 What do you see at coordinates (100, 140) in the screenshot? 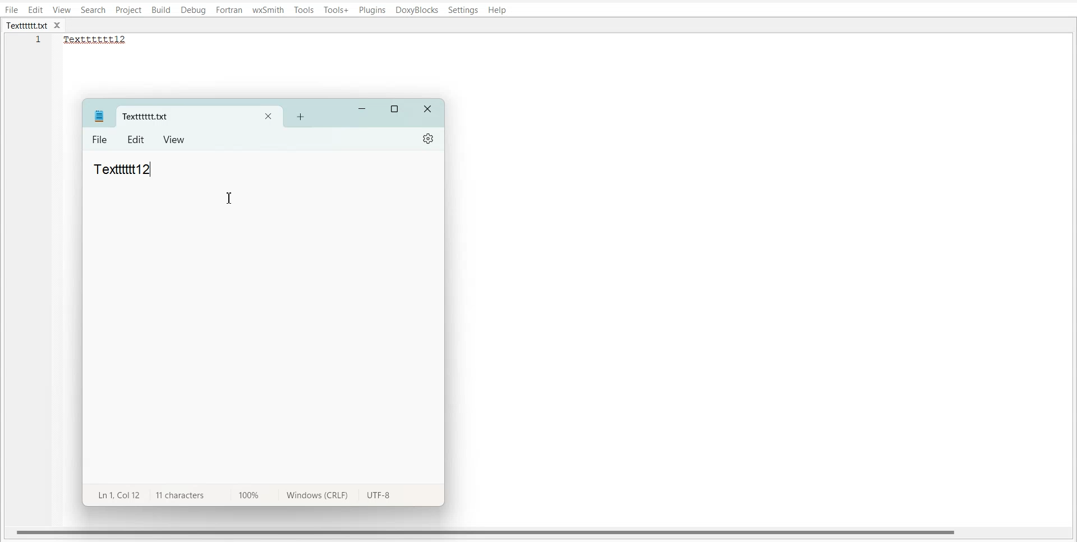
I see `File` at bounding box center [100, 140].